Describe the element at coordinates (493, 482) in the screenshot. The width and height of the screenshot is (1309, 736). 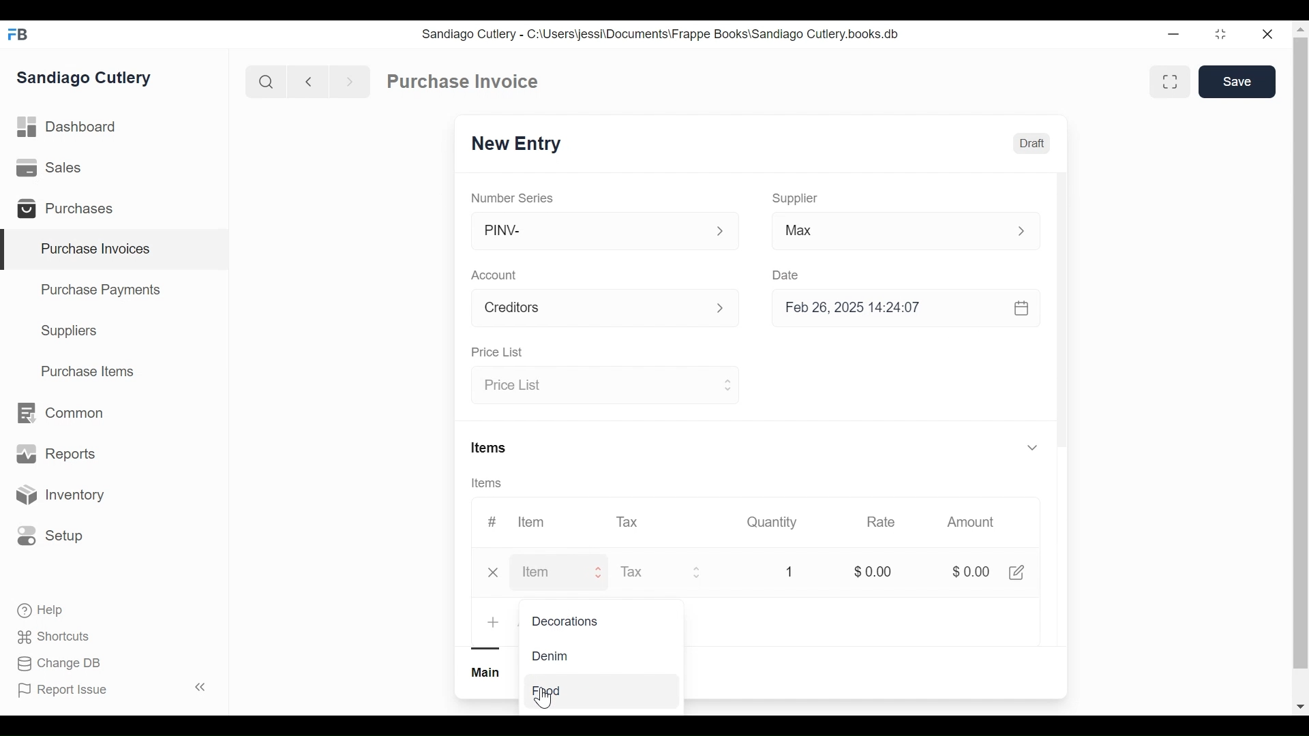
I see `Items` at that location.